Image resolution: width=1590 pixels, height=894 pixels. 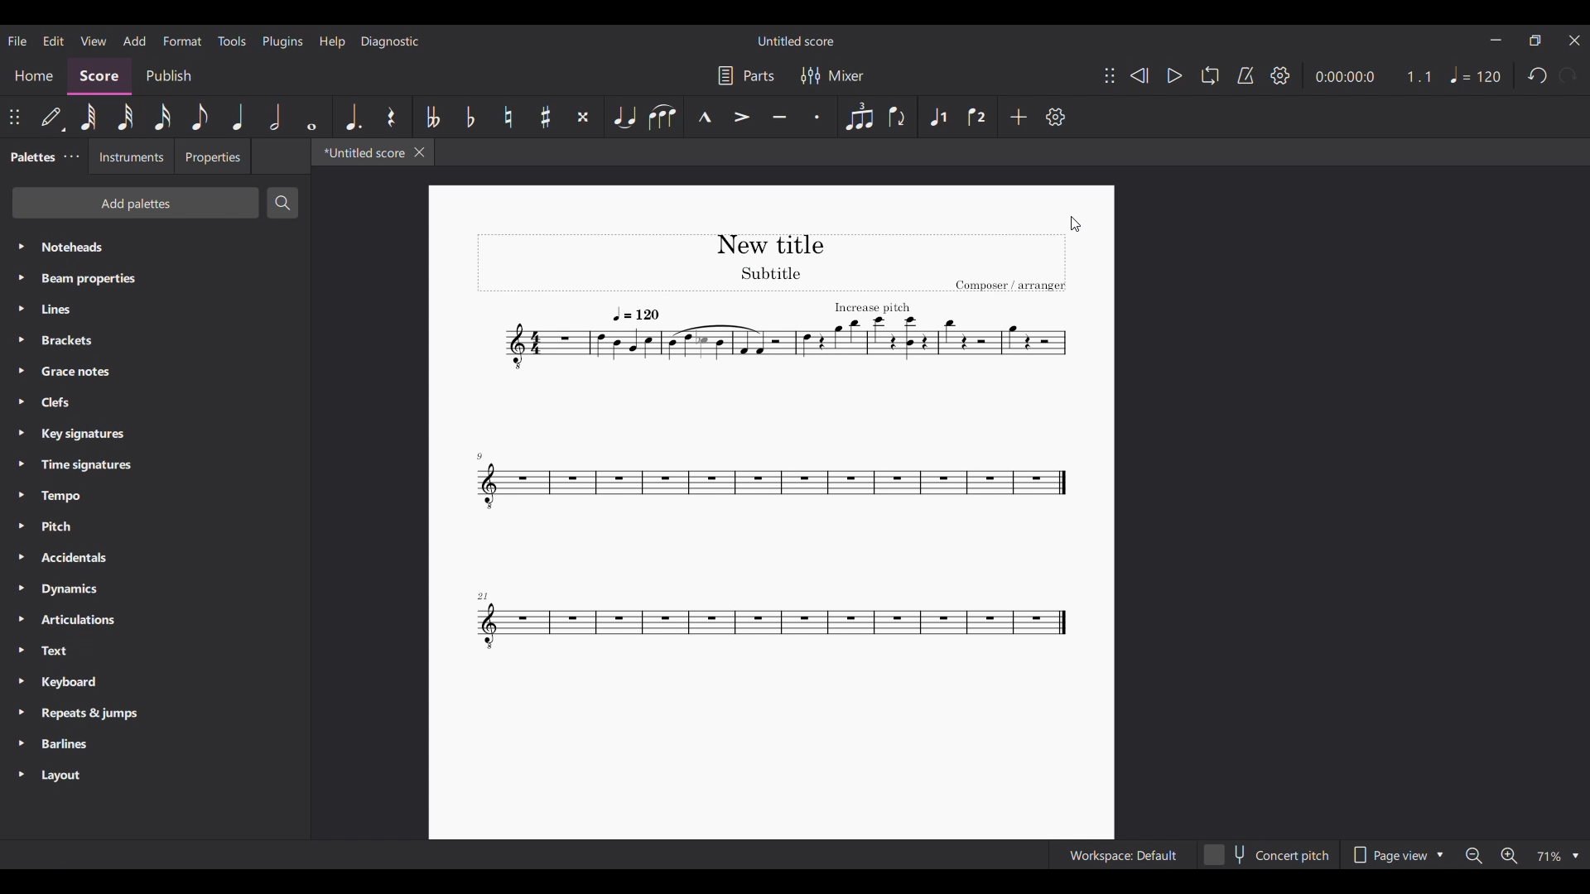 What do you see at coordinates (29, 158) in the screenshot?
I see `Palettes` at bounding box center [29, 158].